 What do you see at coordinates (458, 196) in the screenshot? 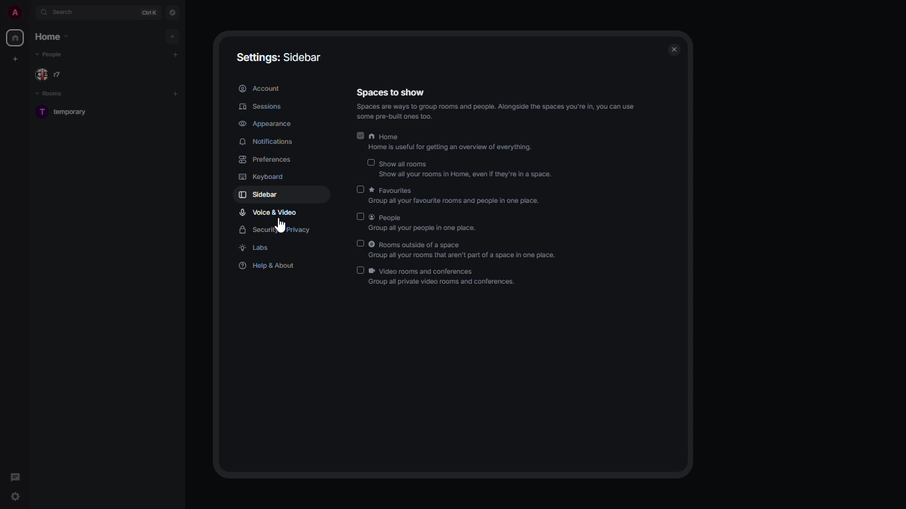
I see `favorites` at bounding box center [458, 196].